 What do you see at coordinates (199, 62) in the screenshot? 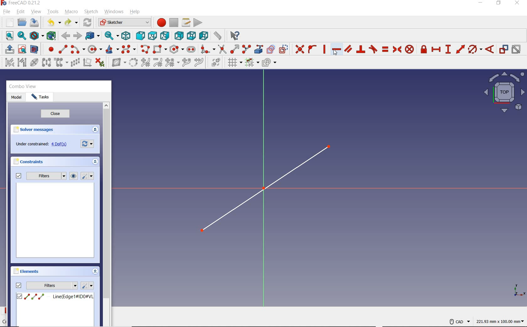
I see `JOIN CURVES` at bounding box center [199, 62].